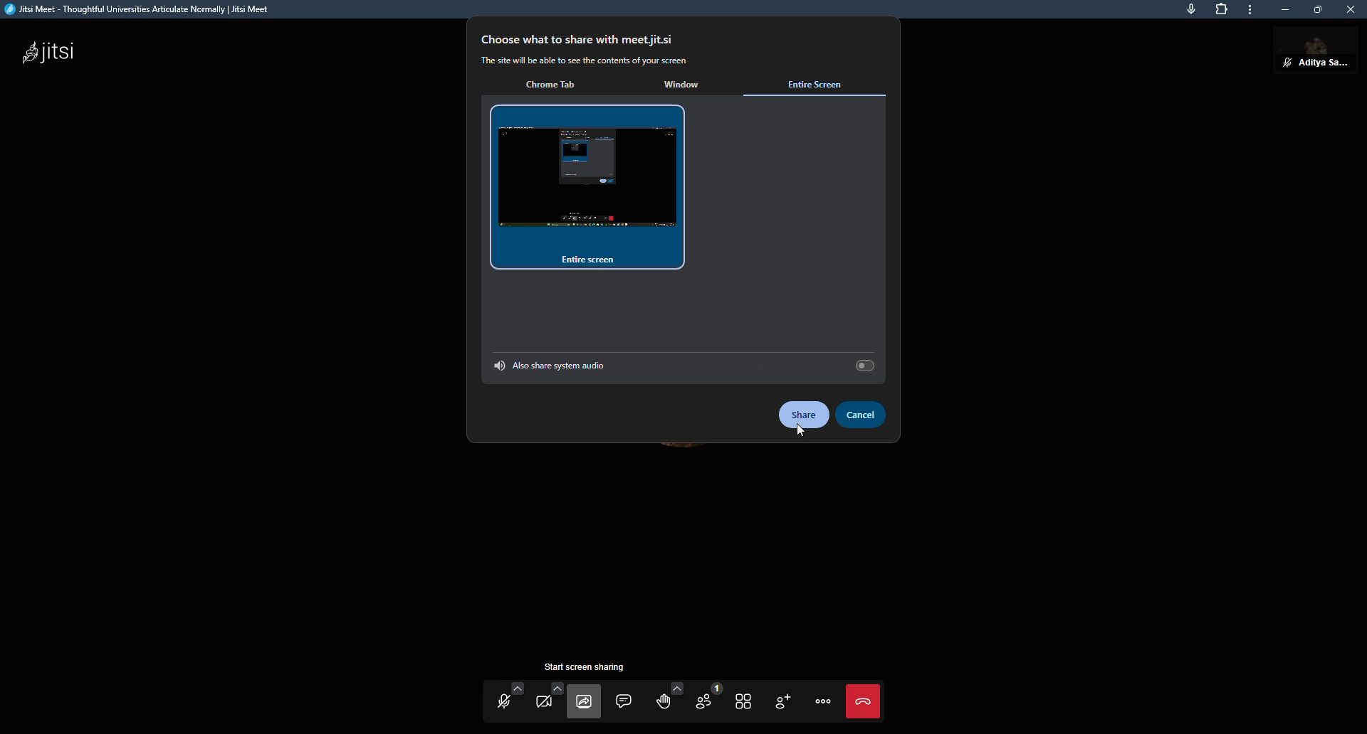 This screenshot has width=1367, height=734. What do you see at coordinates (590, 667) in the screenshot?
I see `start screen sharing` at bounding box center [590, 667].